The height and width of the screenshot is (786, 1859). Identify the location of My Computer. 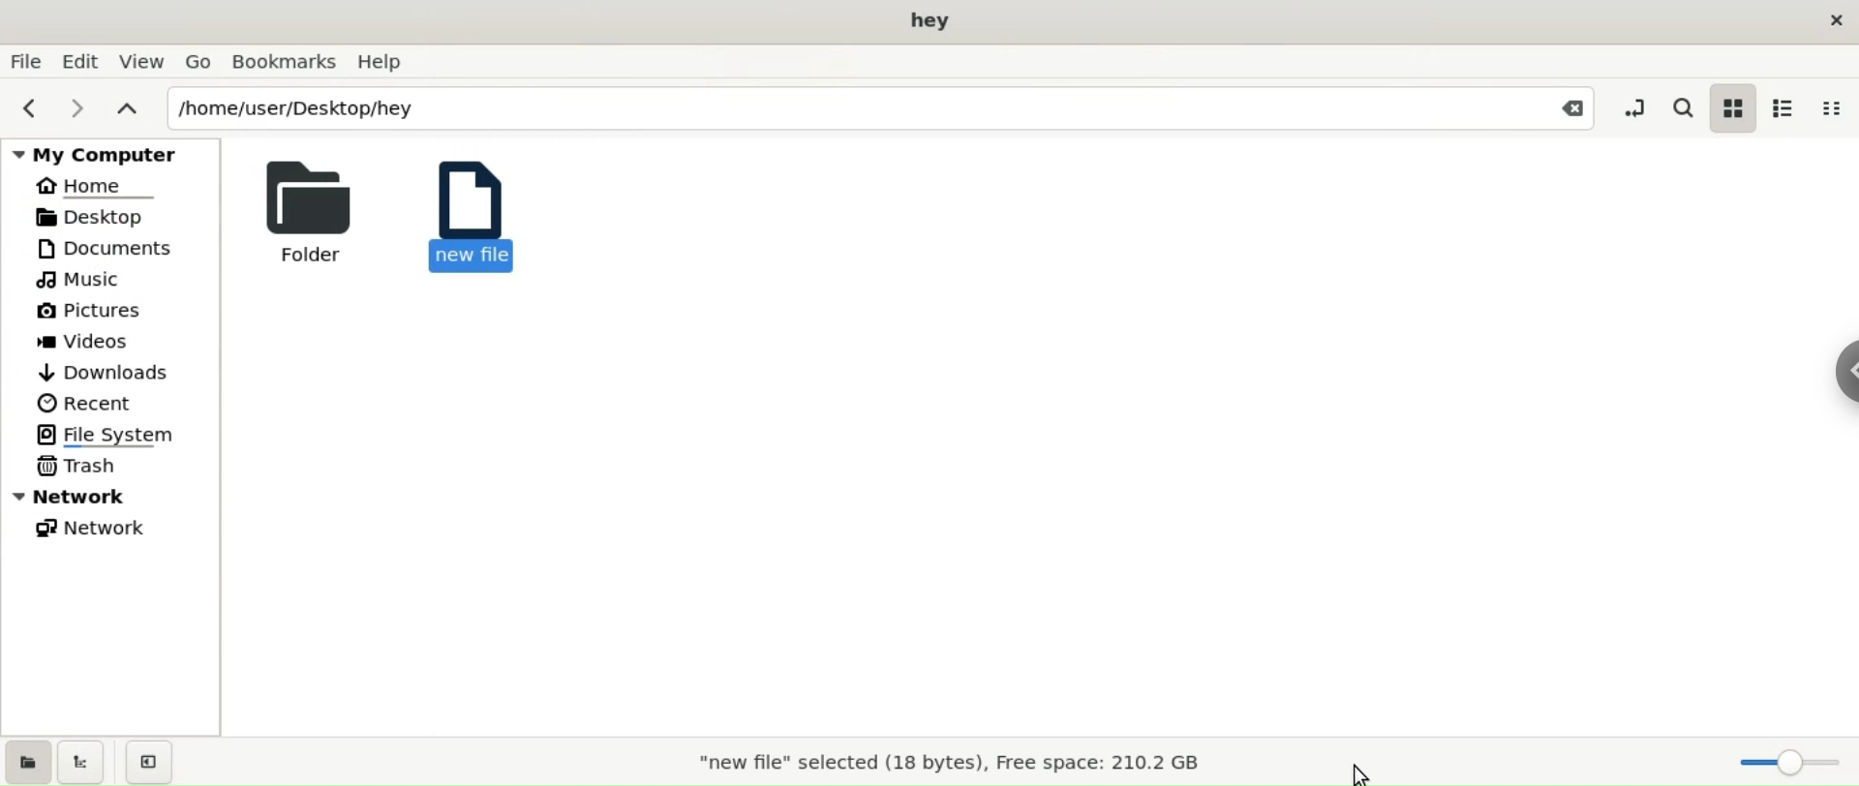
(114, 153).